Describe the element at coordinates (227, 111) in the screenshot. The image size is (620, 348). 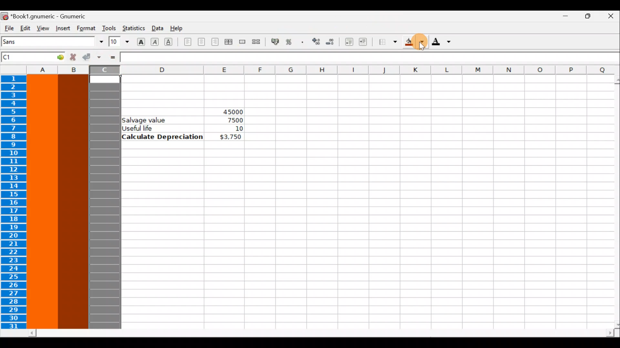
I see `45000` at that location.